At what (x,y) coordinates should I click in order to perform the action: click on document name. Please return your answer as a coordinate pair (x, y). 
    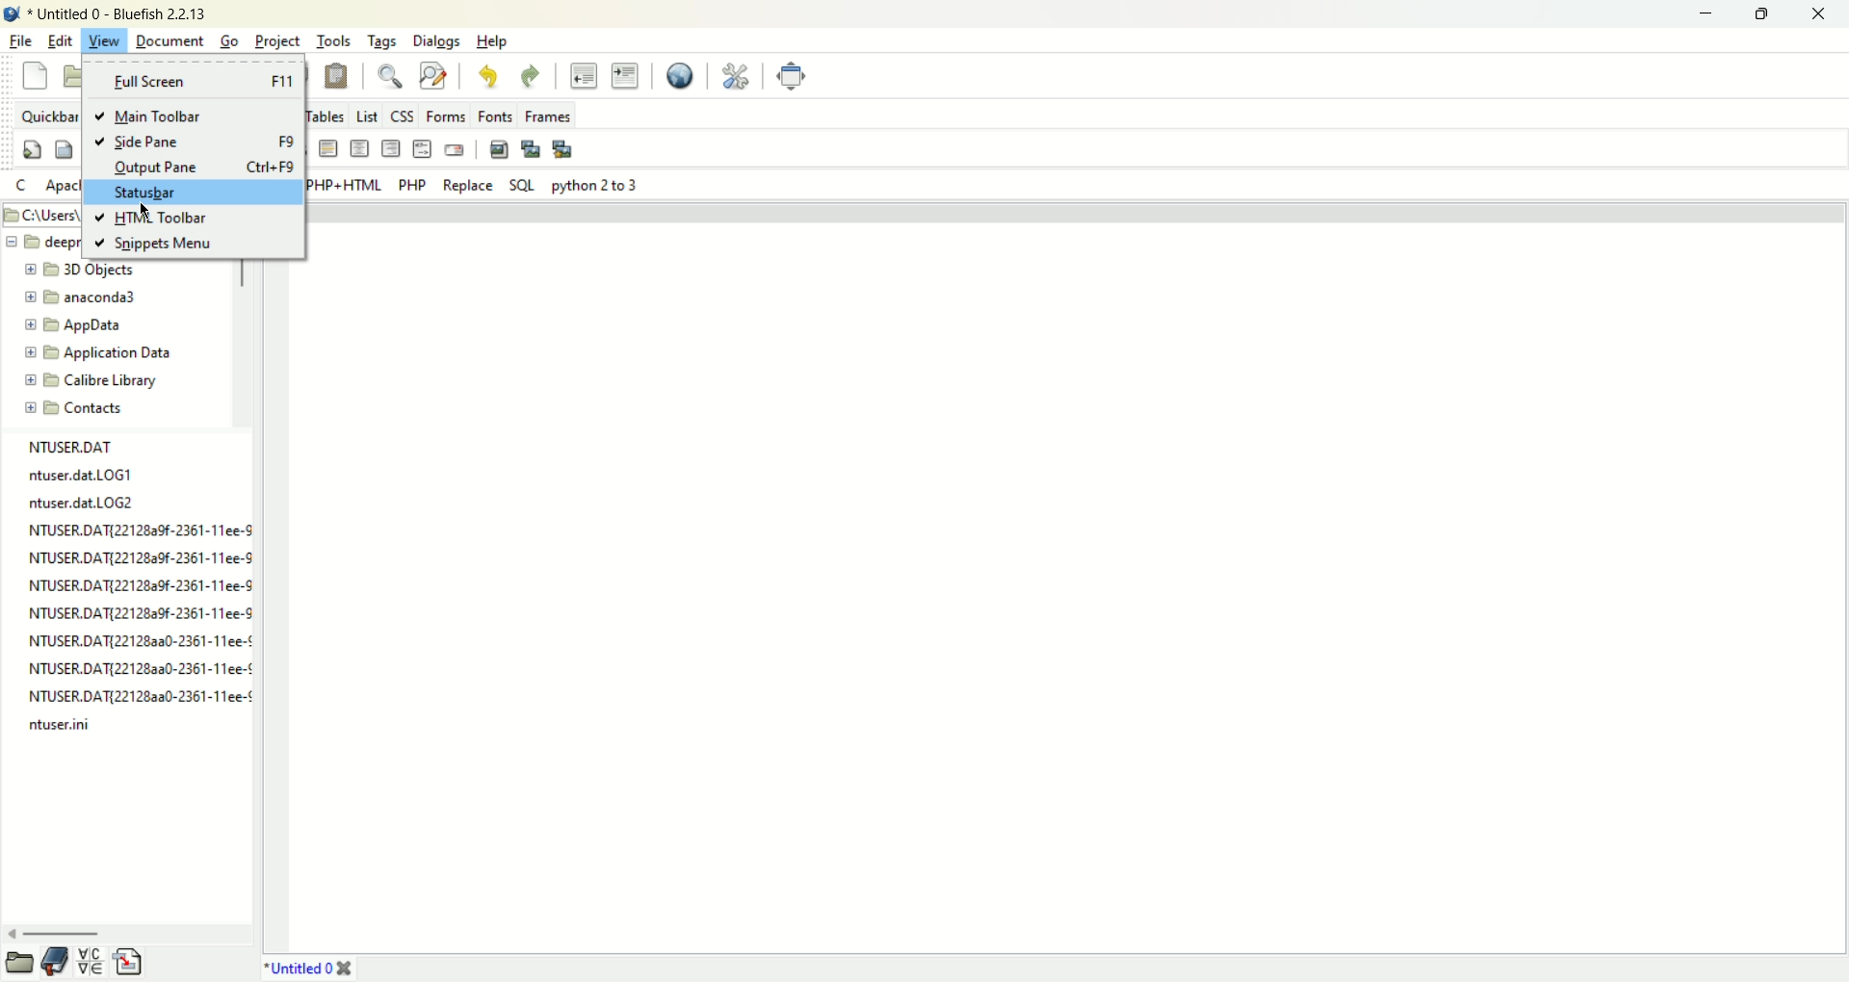
    Looking at the image, I should click on (125, 12).